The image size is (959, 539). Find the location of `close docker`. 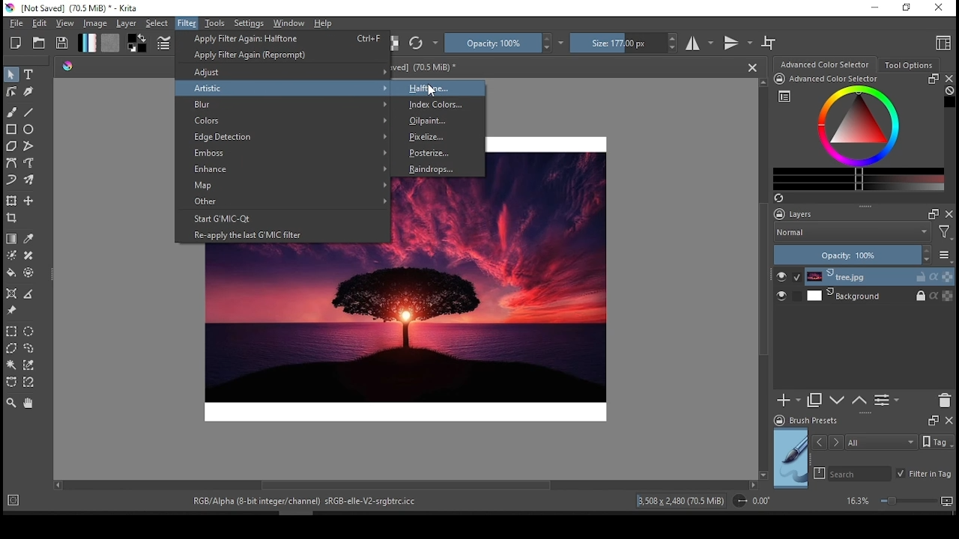

close docker is located at coordinates (949, 77).